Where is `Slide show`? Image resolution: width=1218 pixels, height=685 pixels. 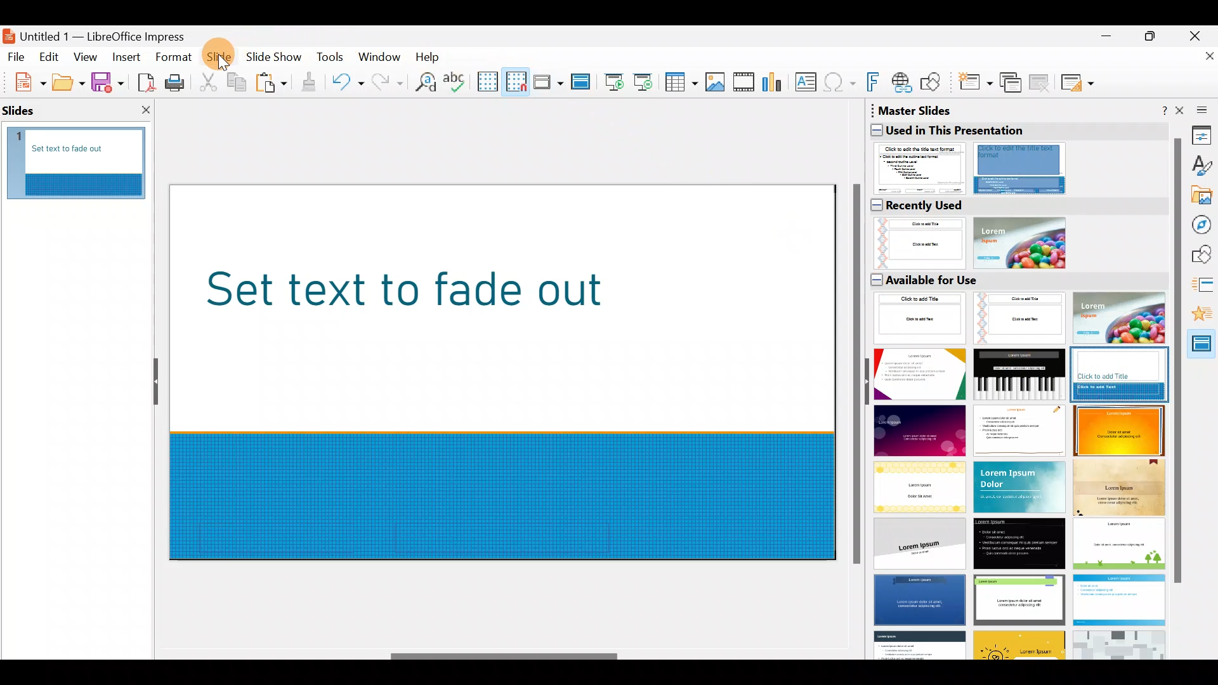
Slide show is located at coordinates (277, 60).